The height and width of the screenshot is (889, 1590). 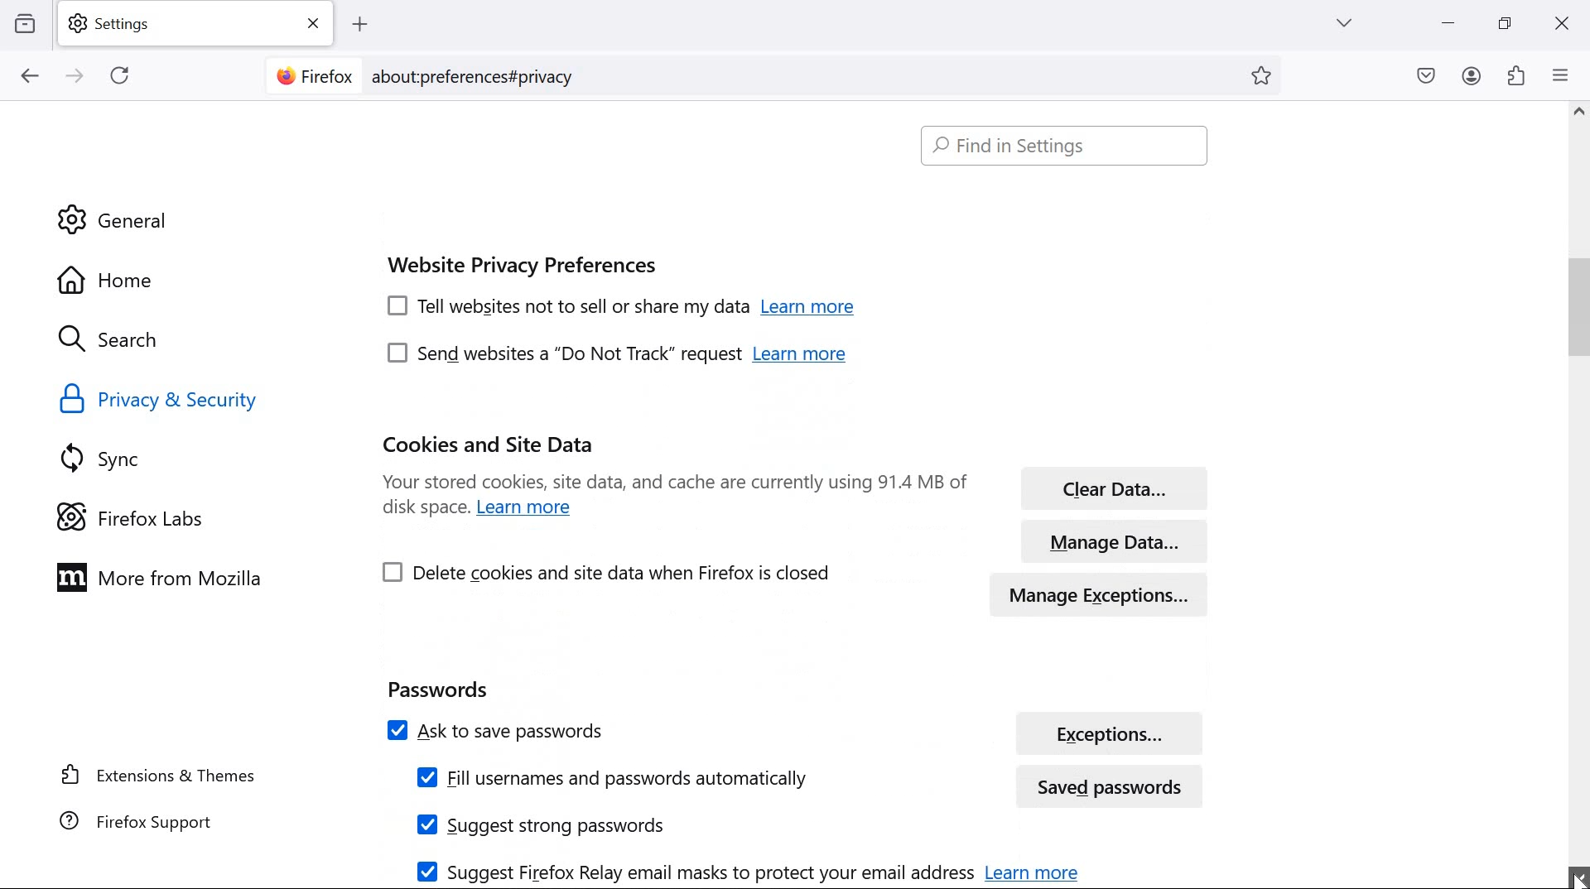 What do you see at coordinates (1113, 735) in the screenshot?
I see `exceptions` at bounding box center [1113, 735].